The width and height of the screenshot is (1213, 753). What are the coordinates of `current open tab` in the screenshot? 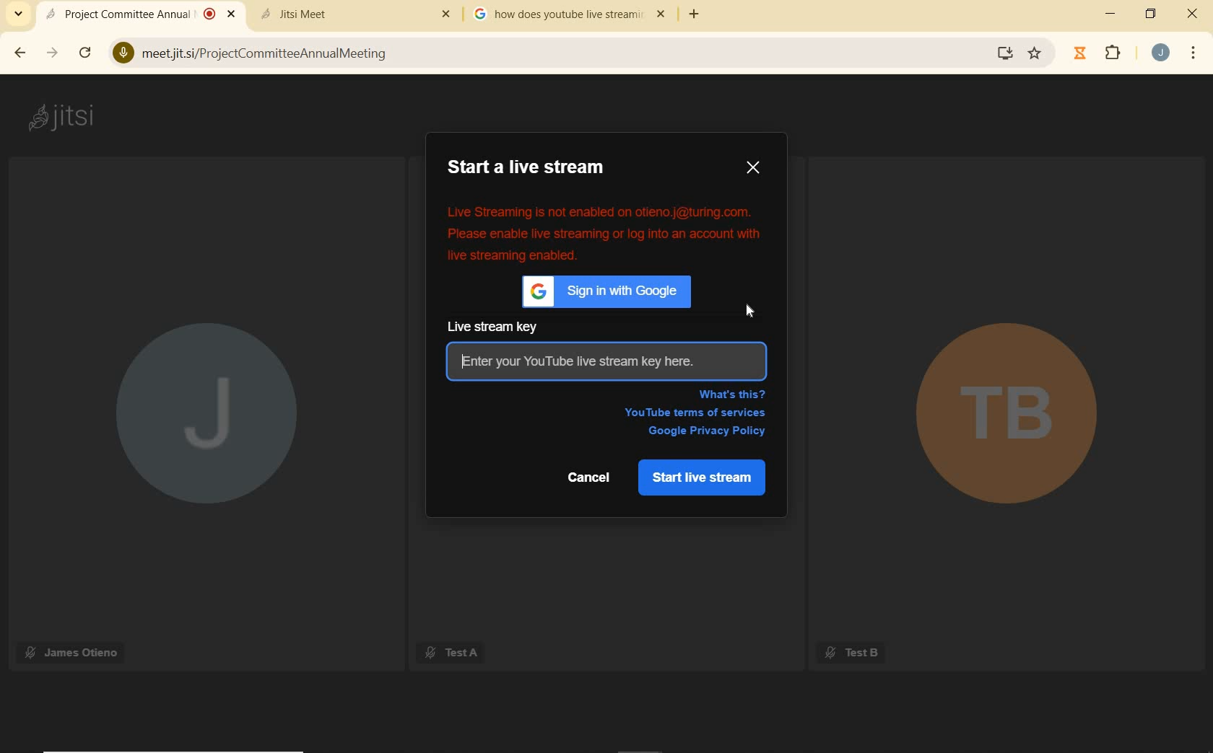 It's located at (127, 14).